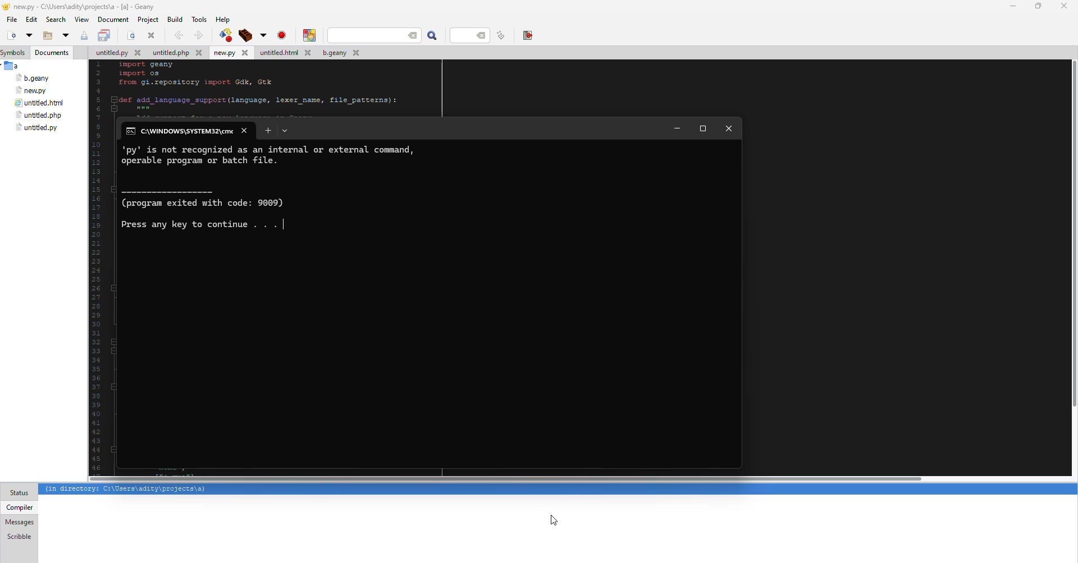  What do you see at coordinates (1063, 6) in the screenshot?
I see `close` at bounding box center [1063, 6].